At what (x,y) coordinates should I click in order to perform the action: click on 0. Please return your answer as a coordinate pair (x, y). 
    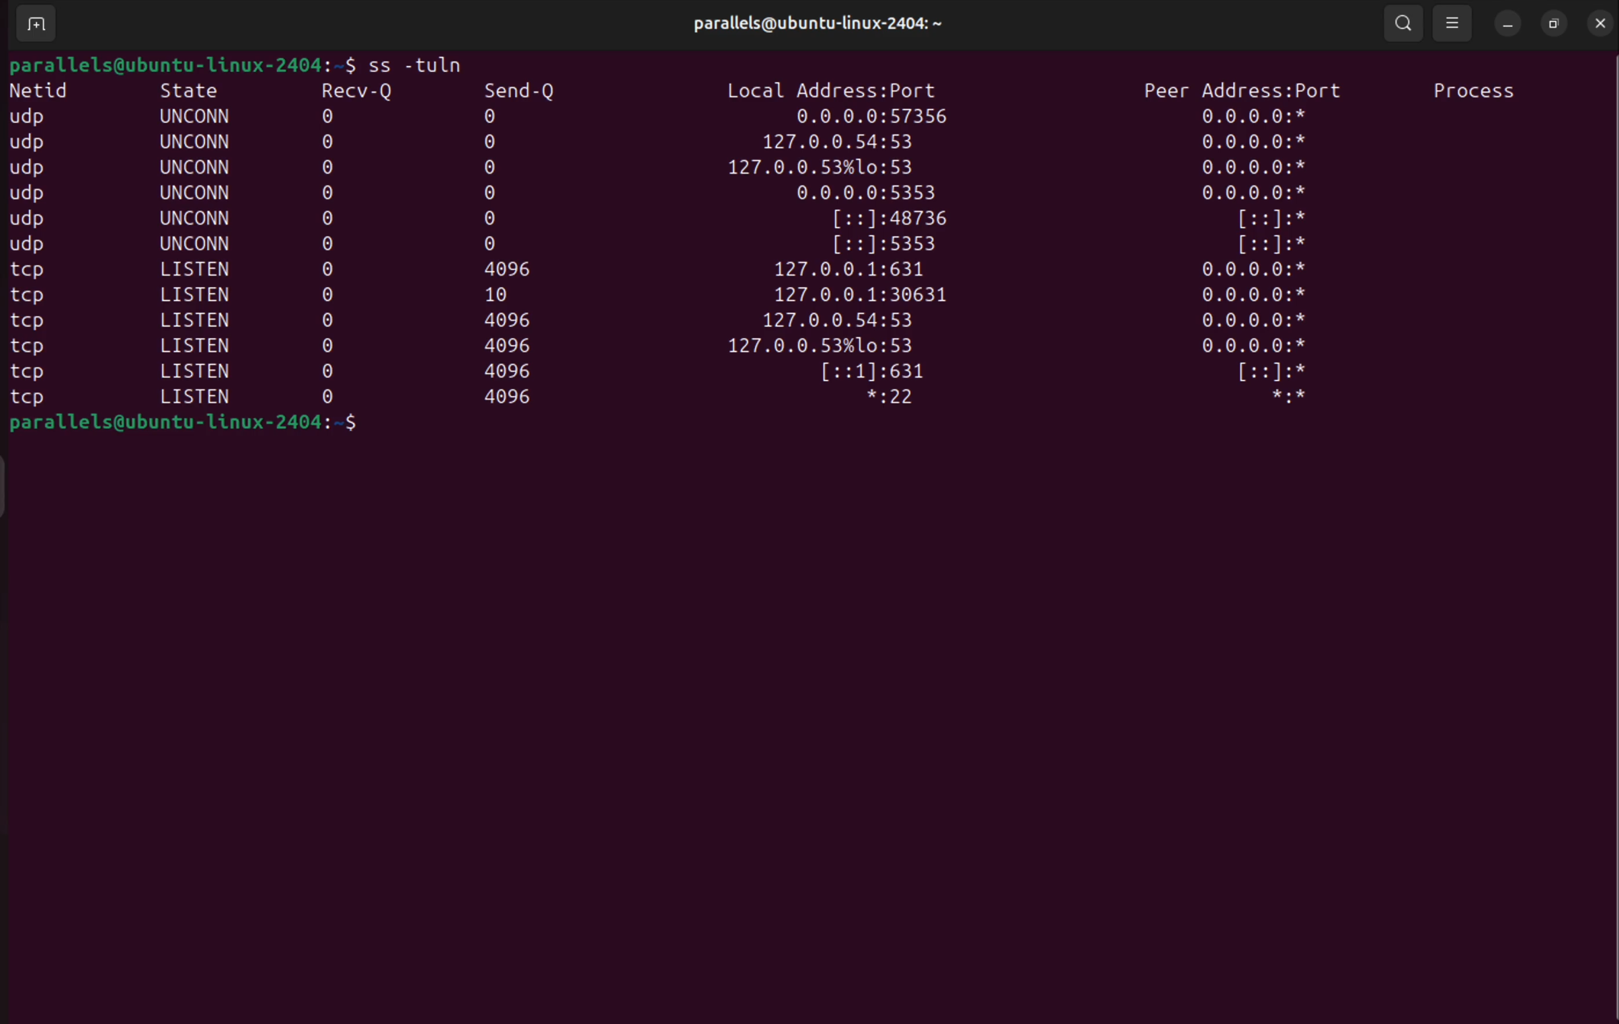
    Looking at the image, I should click on (328, 375).